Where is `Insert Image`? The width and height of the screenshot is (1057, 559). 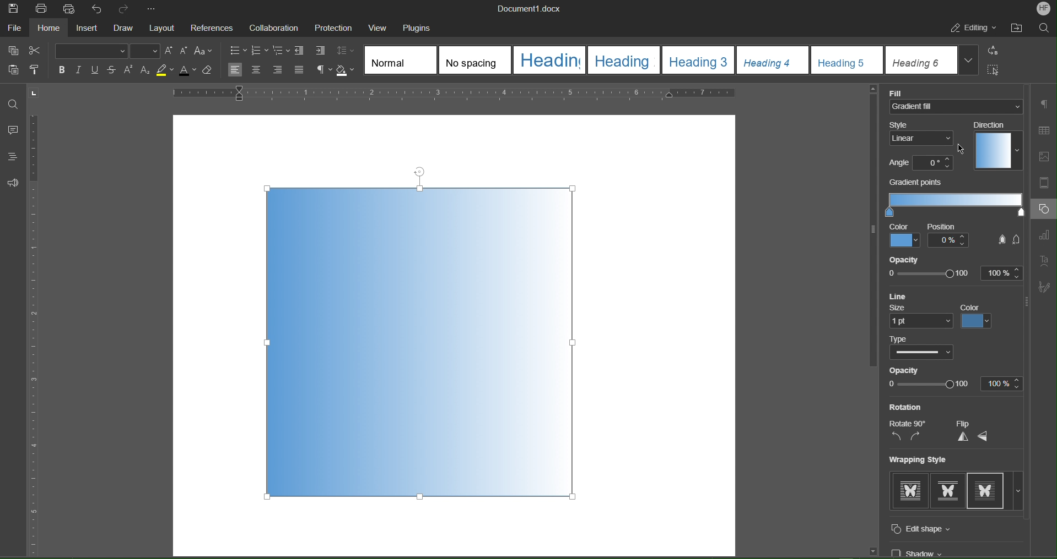
Insert Image is located at coordinates (1047, 157).